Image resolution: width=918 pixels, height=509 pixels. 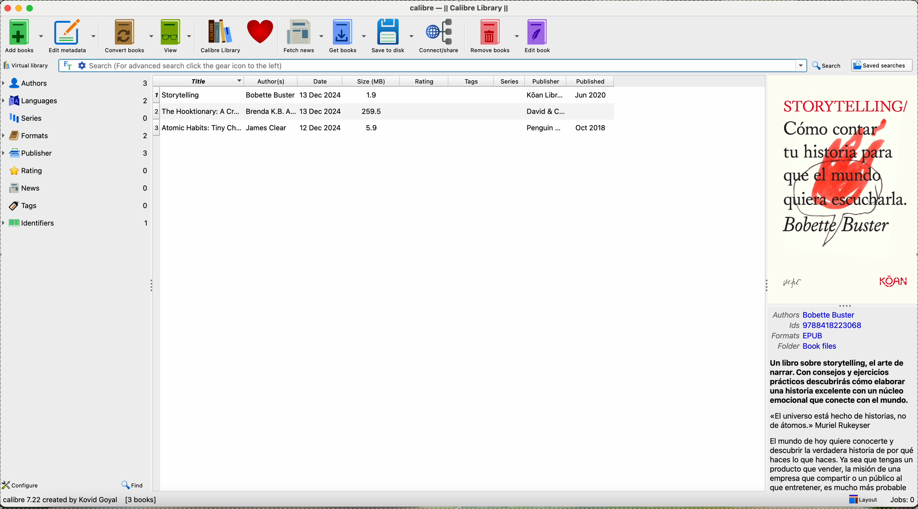 What do you see at coordinates (836, 327) in the screenshot?
I see `9788418223068` at bounding box center [836, 327].